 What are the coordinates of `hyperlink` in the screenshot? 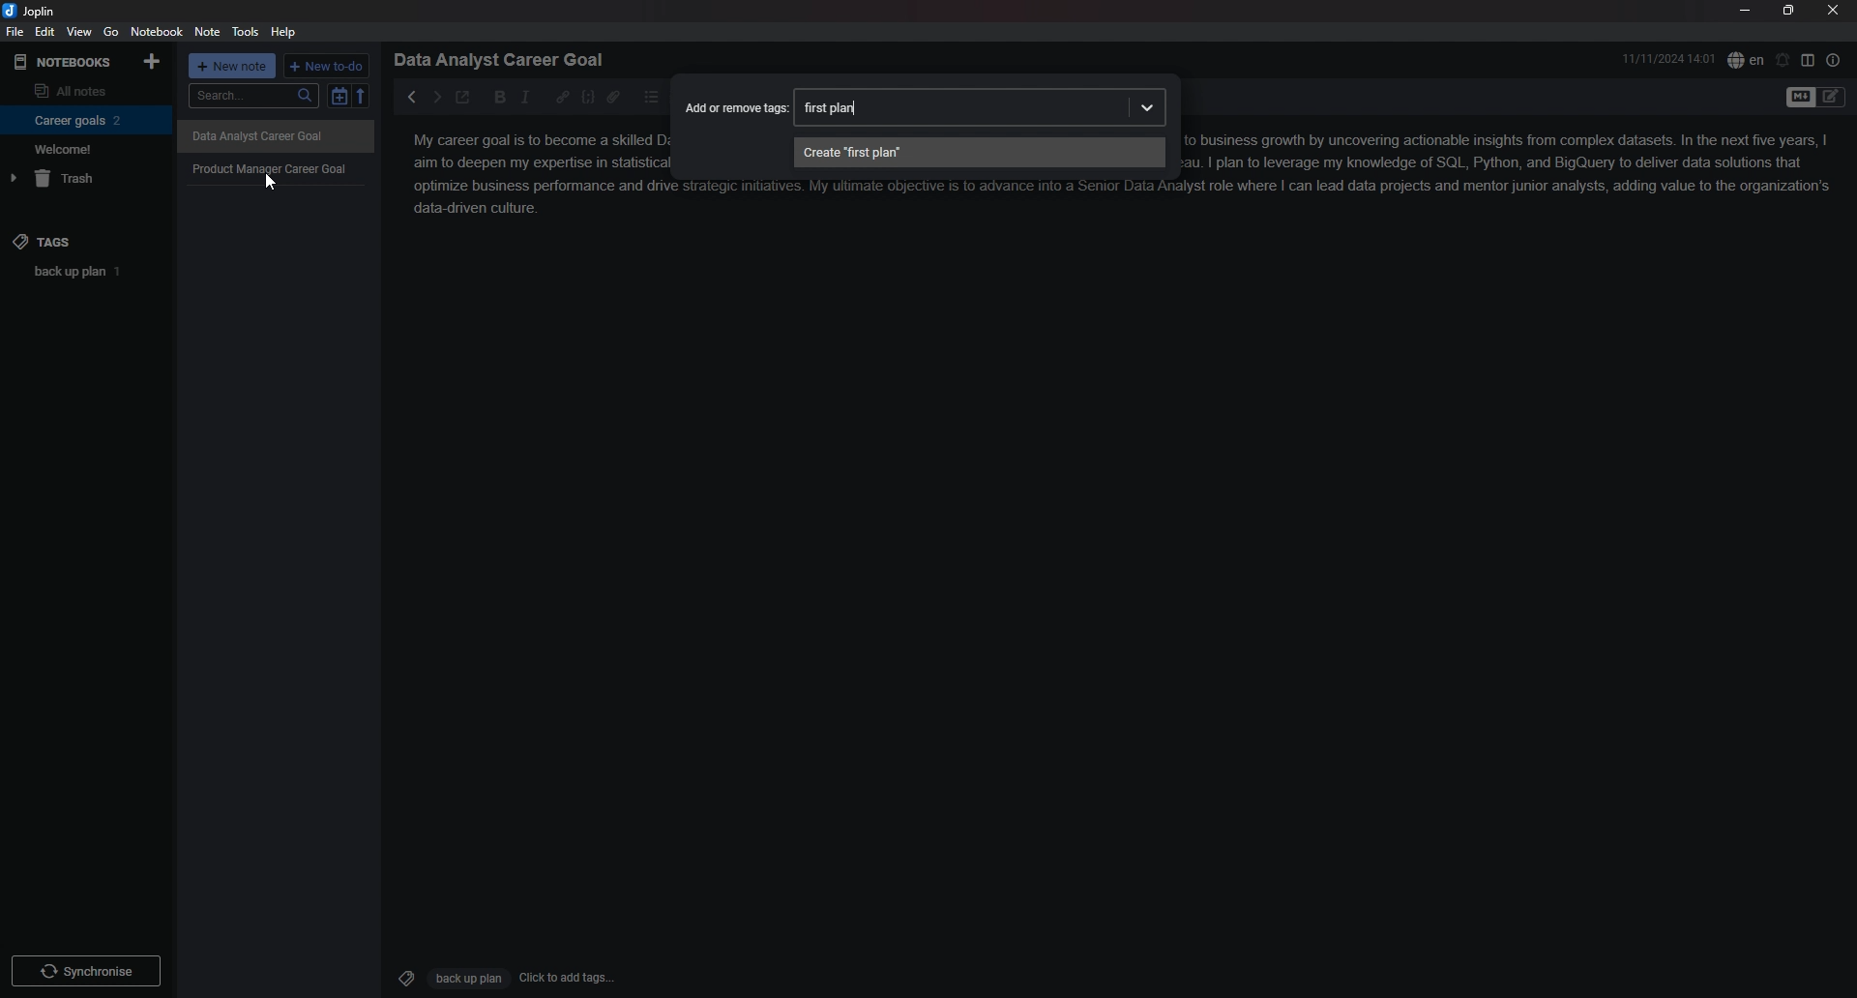 It's located at (562, 98).